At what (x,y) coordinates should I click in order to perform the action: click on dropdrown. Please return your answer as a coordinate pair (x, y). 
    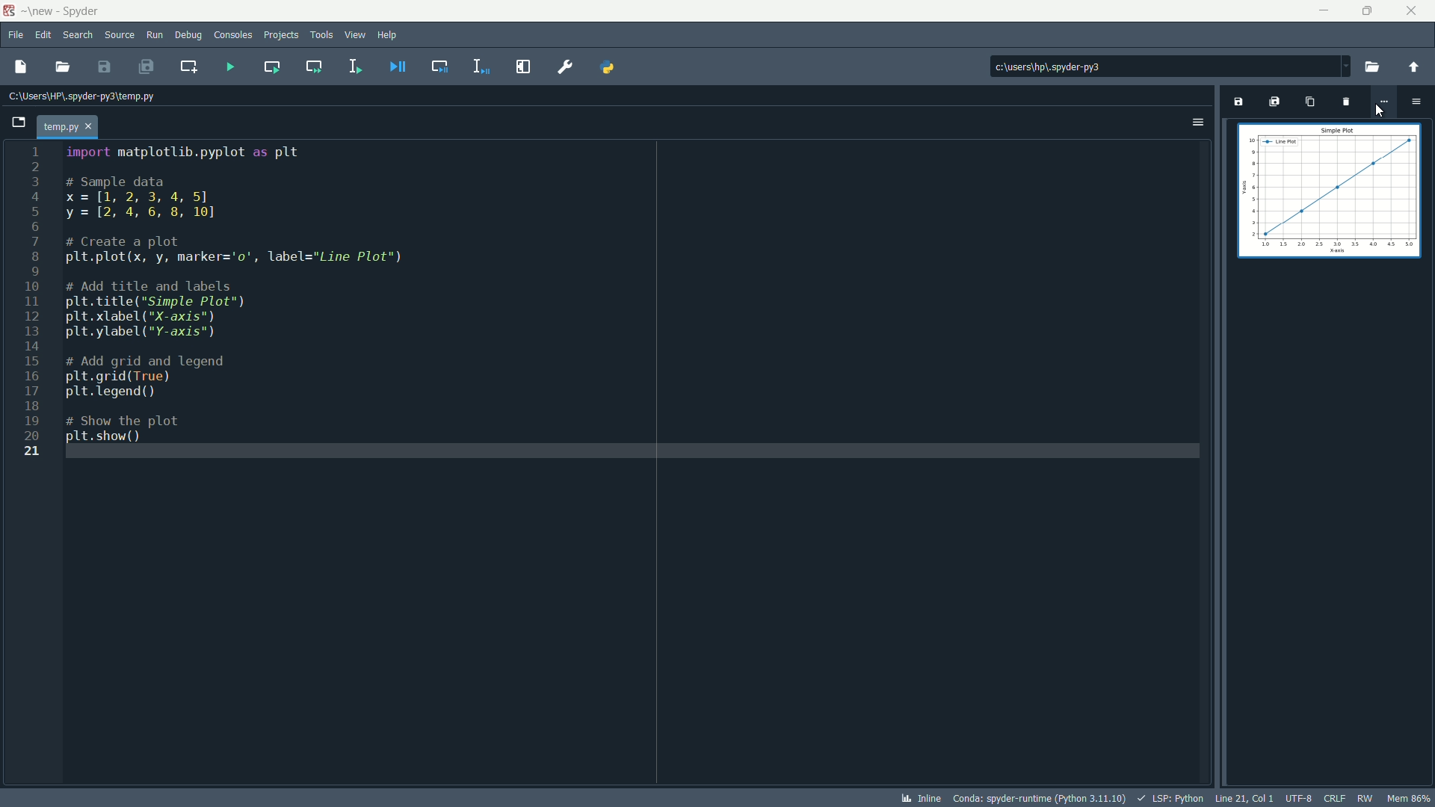
    Looking at the image, I should click on (1345, 67).